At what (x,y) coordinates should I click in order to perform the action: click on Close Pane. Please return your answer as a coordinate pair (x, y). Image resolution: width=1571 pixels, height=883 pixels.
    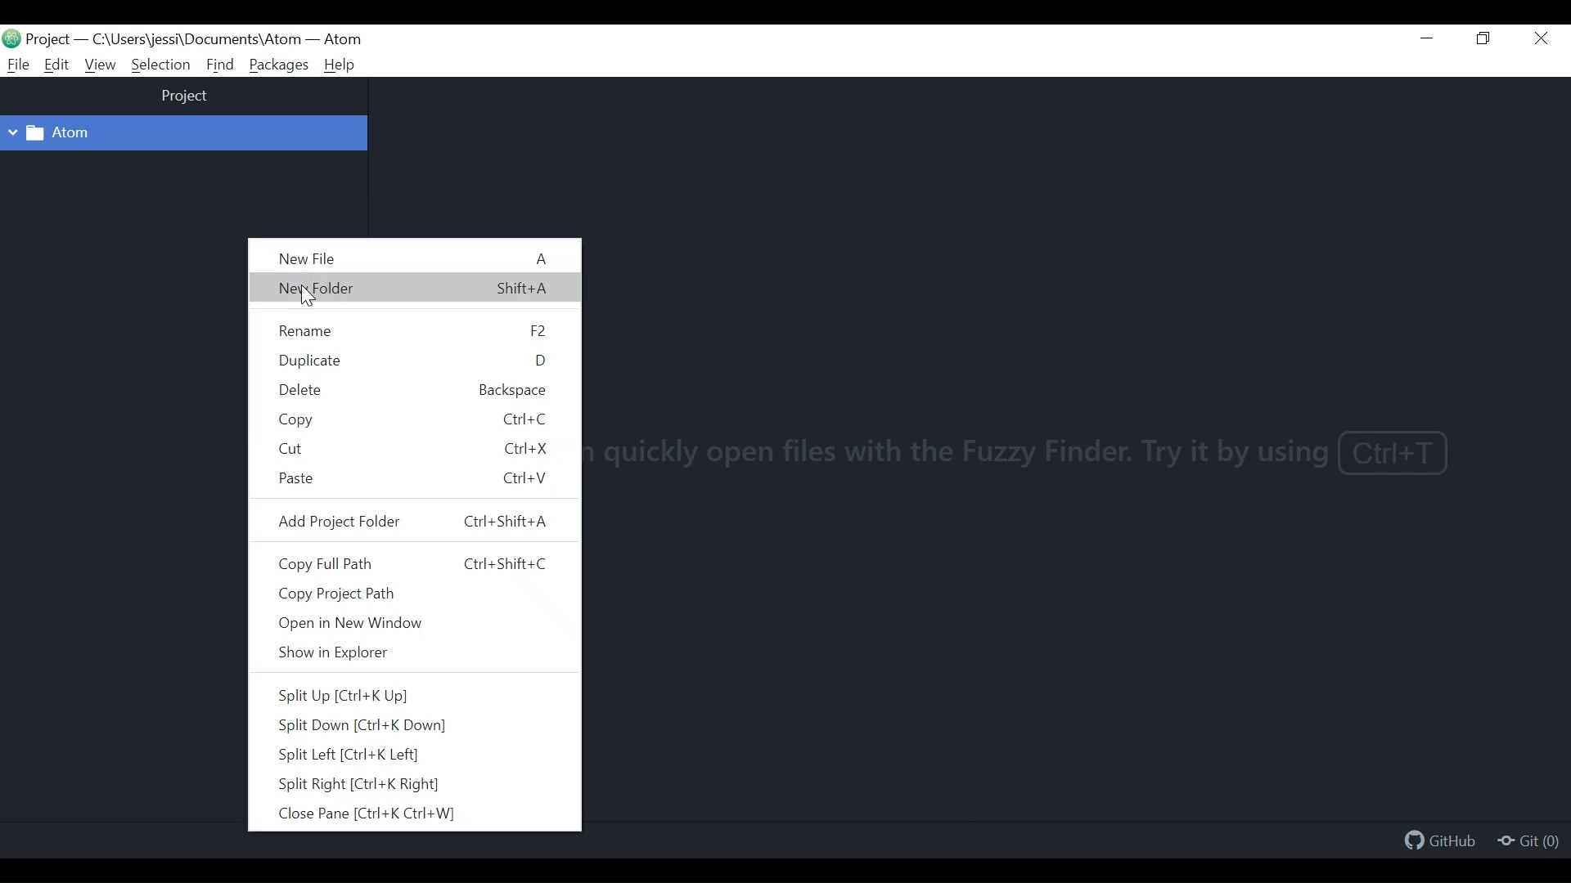
    Looking at the image, I should click on (365, 814).